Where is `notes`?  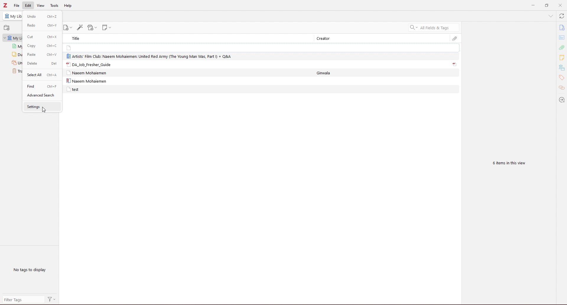 notes is located at coordinates (562, 57).